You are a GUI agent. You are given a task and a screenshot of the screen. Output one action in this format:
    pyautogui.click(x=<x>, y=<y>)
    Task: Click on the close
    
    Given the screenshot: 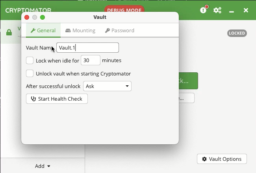 What is the action you would take?
    pyautogui.click(x=246, y=10)
    